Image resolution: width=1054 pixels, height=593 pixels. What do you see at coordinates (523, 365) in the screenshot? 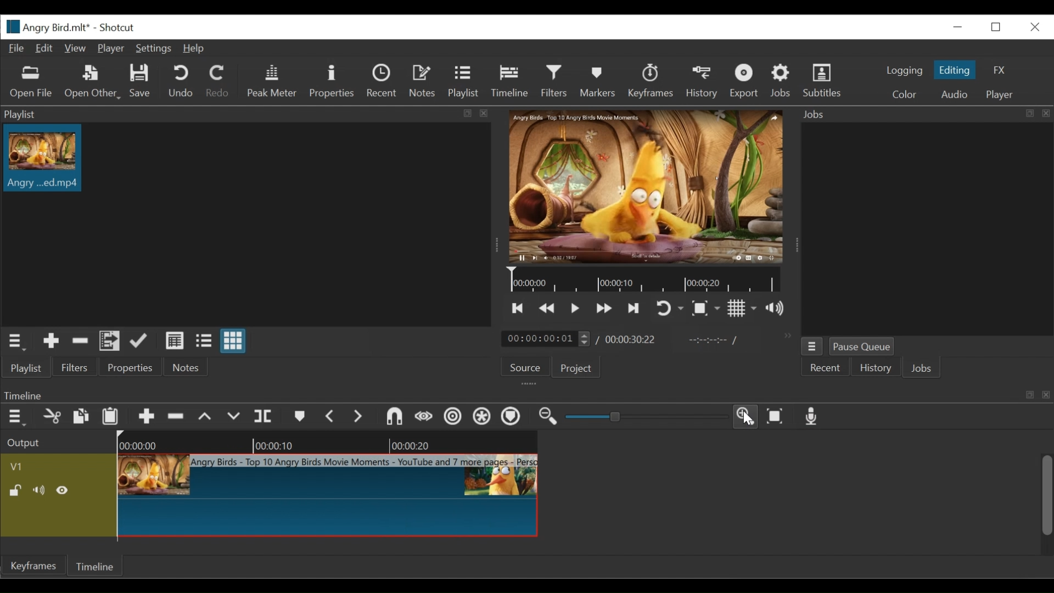
I see `Source` at bounding box center [523, 365].